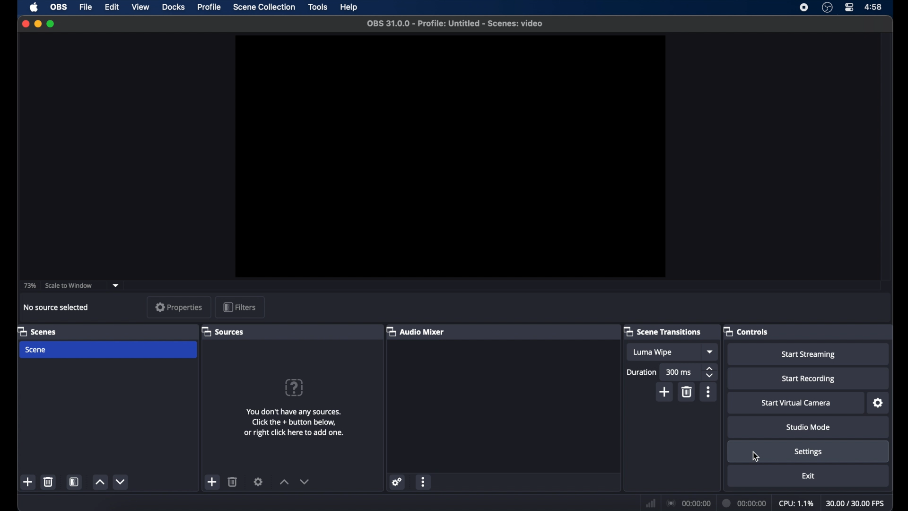 The height and width of the screenshot is (511, 908). I want to click on 00:00:00, so click(745, 503).